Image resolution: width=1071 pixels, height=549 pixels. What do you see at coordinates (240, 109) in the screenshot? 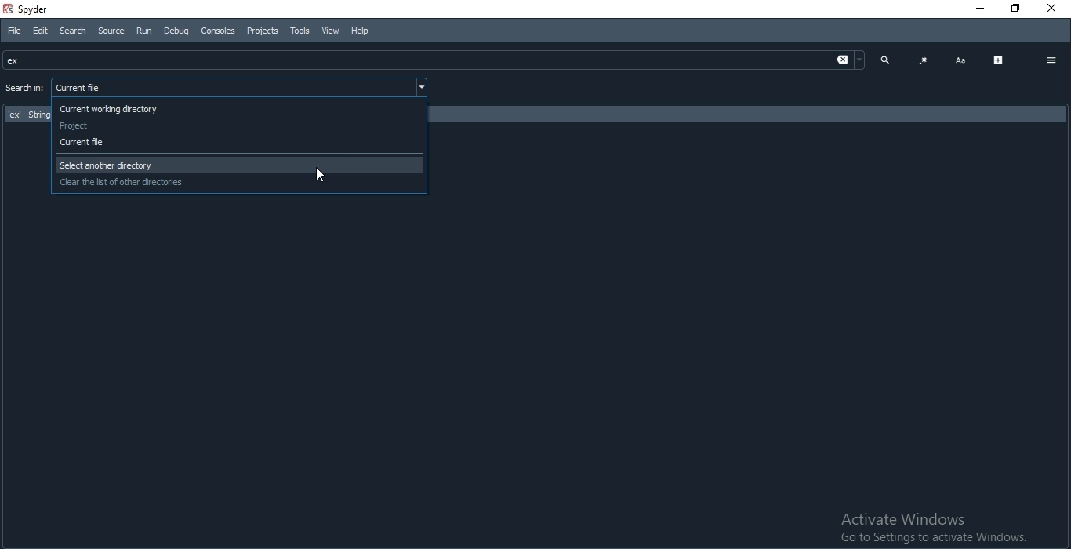
I see `current working directory` at bounding box center [240, 109].